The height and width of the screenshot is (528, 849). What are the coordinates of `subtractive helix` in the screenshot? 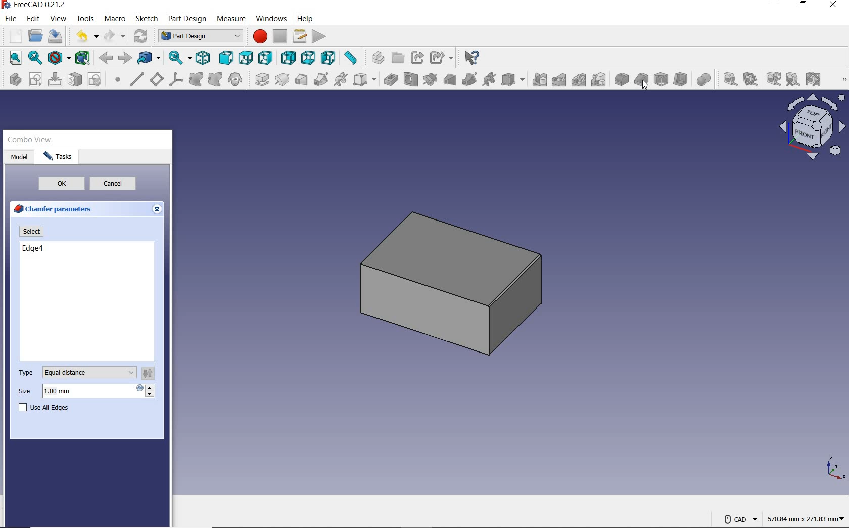 It's located at (490, 80).